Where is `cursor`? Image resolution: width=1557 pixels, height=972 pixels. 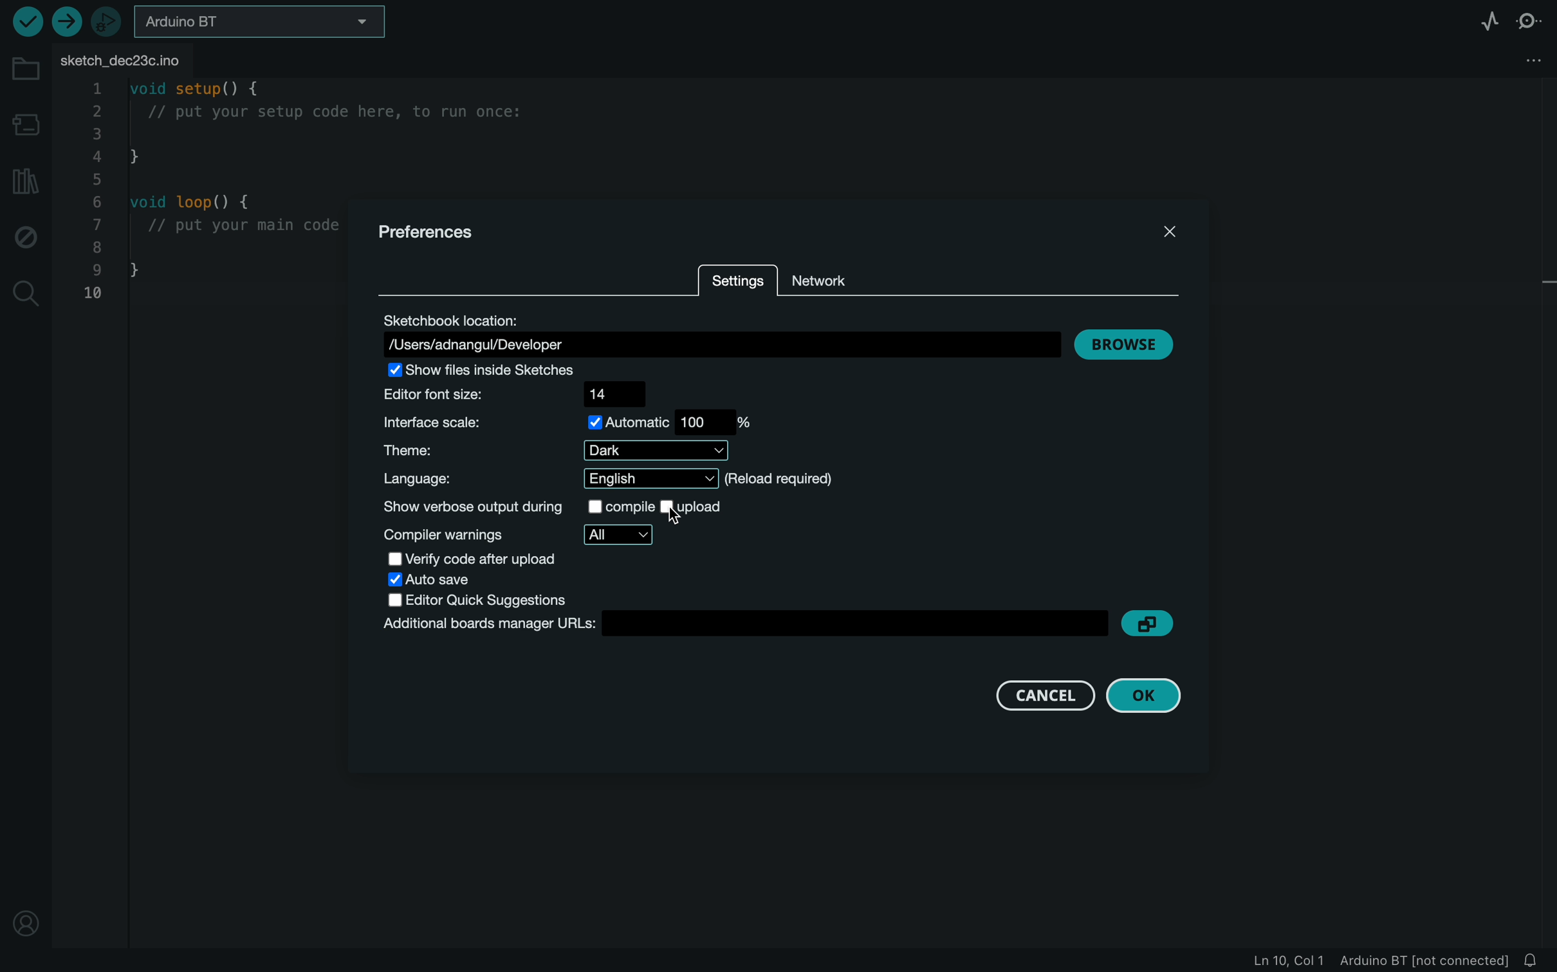
cursor is located at coordinates (671, 509).